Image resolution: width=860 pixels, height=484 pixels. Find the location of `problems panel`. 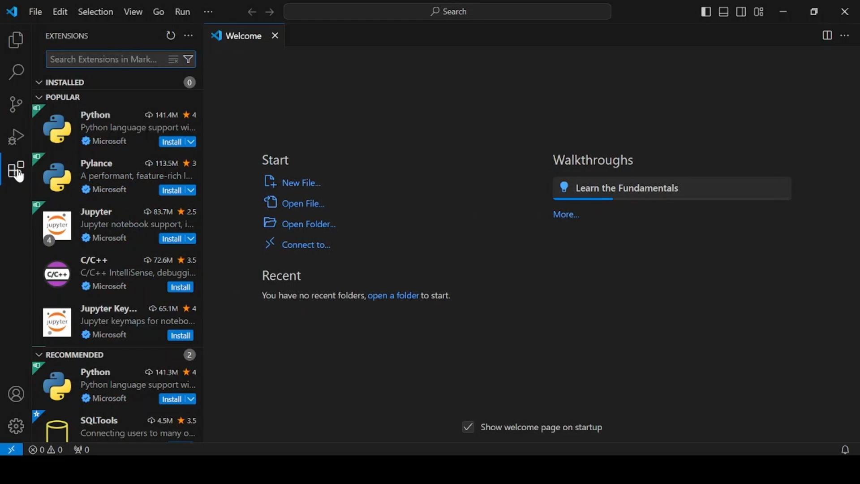

problems panel is located at coordinates (48, 451).